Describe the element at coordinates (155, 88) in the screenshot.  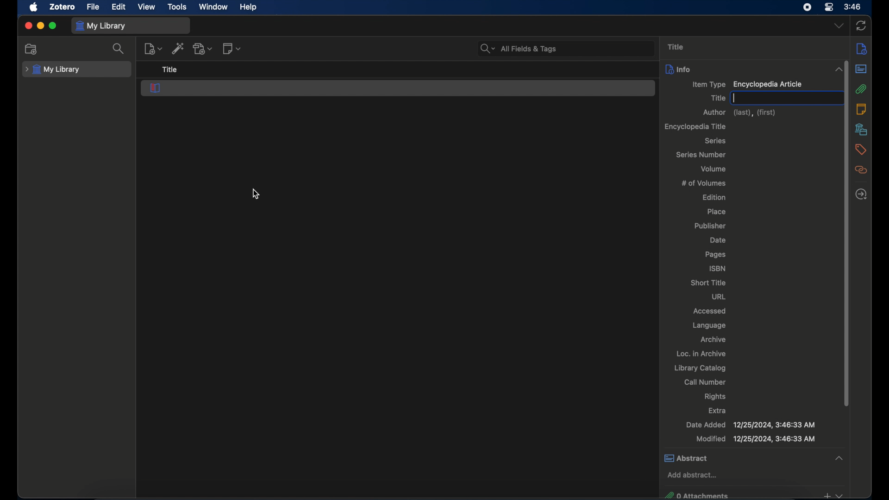
I see `encyclopedia article` at that location.